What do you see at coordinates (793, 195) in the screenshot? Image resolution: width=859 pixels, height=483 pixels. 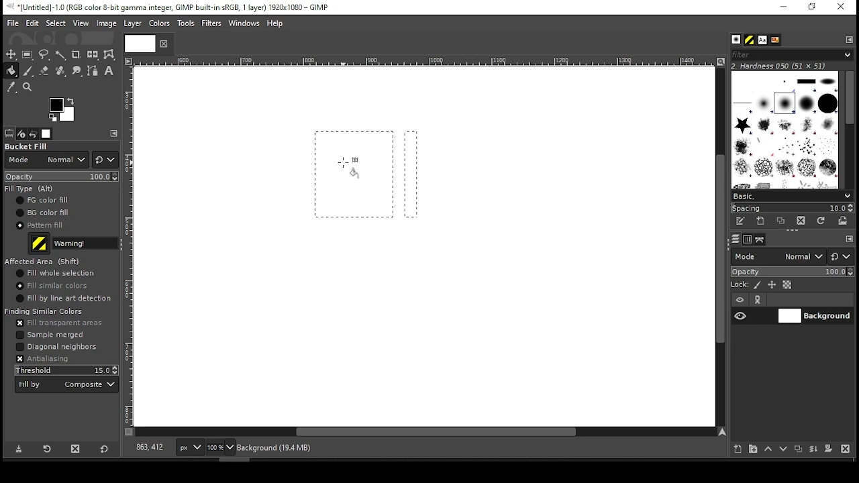 I see `select brush preset` at bounding box center [793, 195].